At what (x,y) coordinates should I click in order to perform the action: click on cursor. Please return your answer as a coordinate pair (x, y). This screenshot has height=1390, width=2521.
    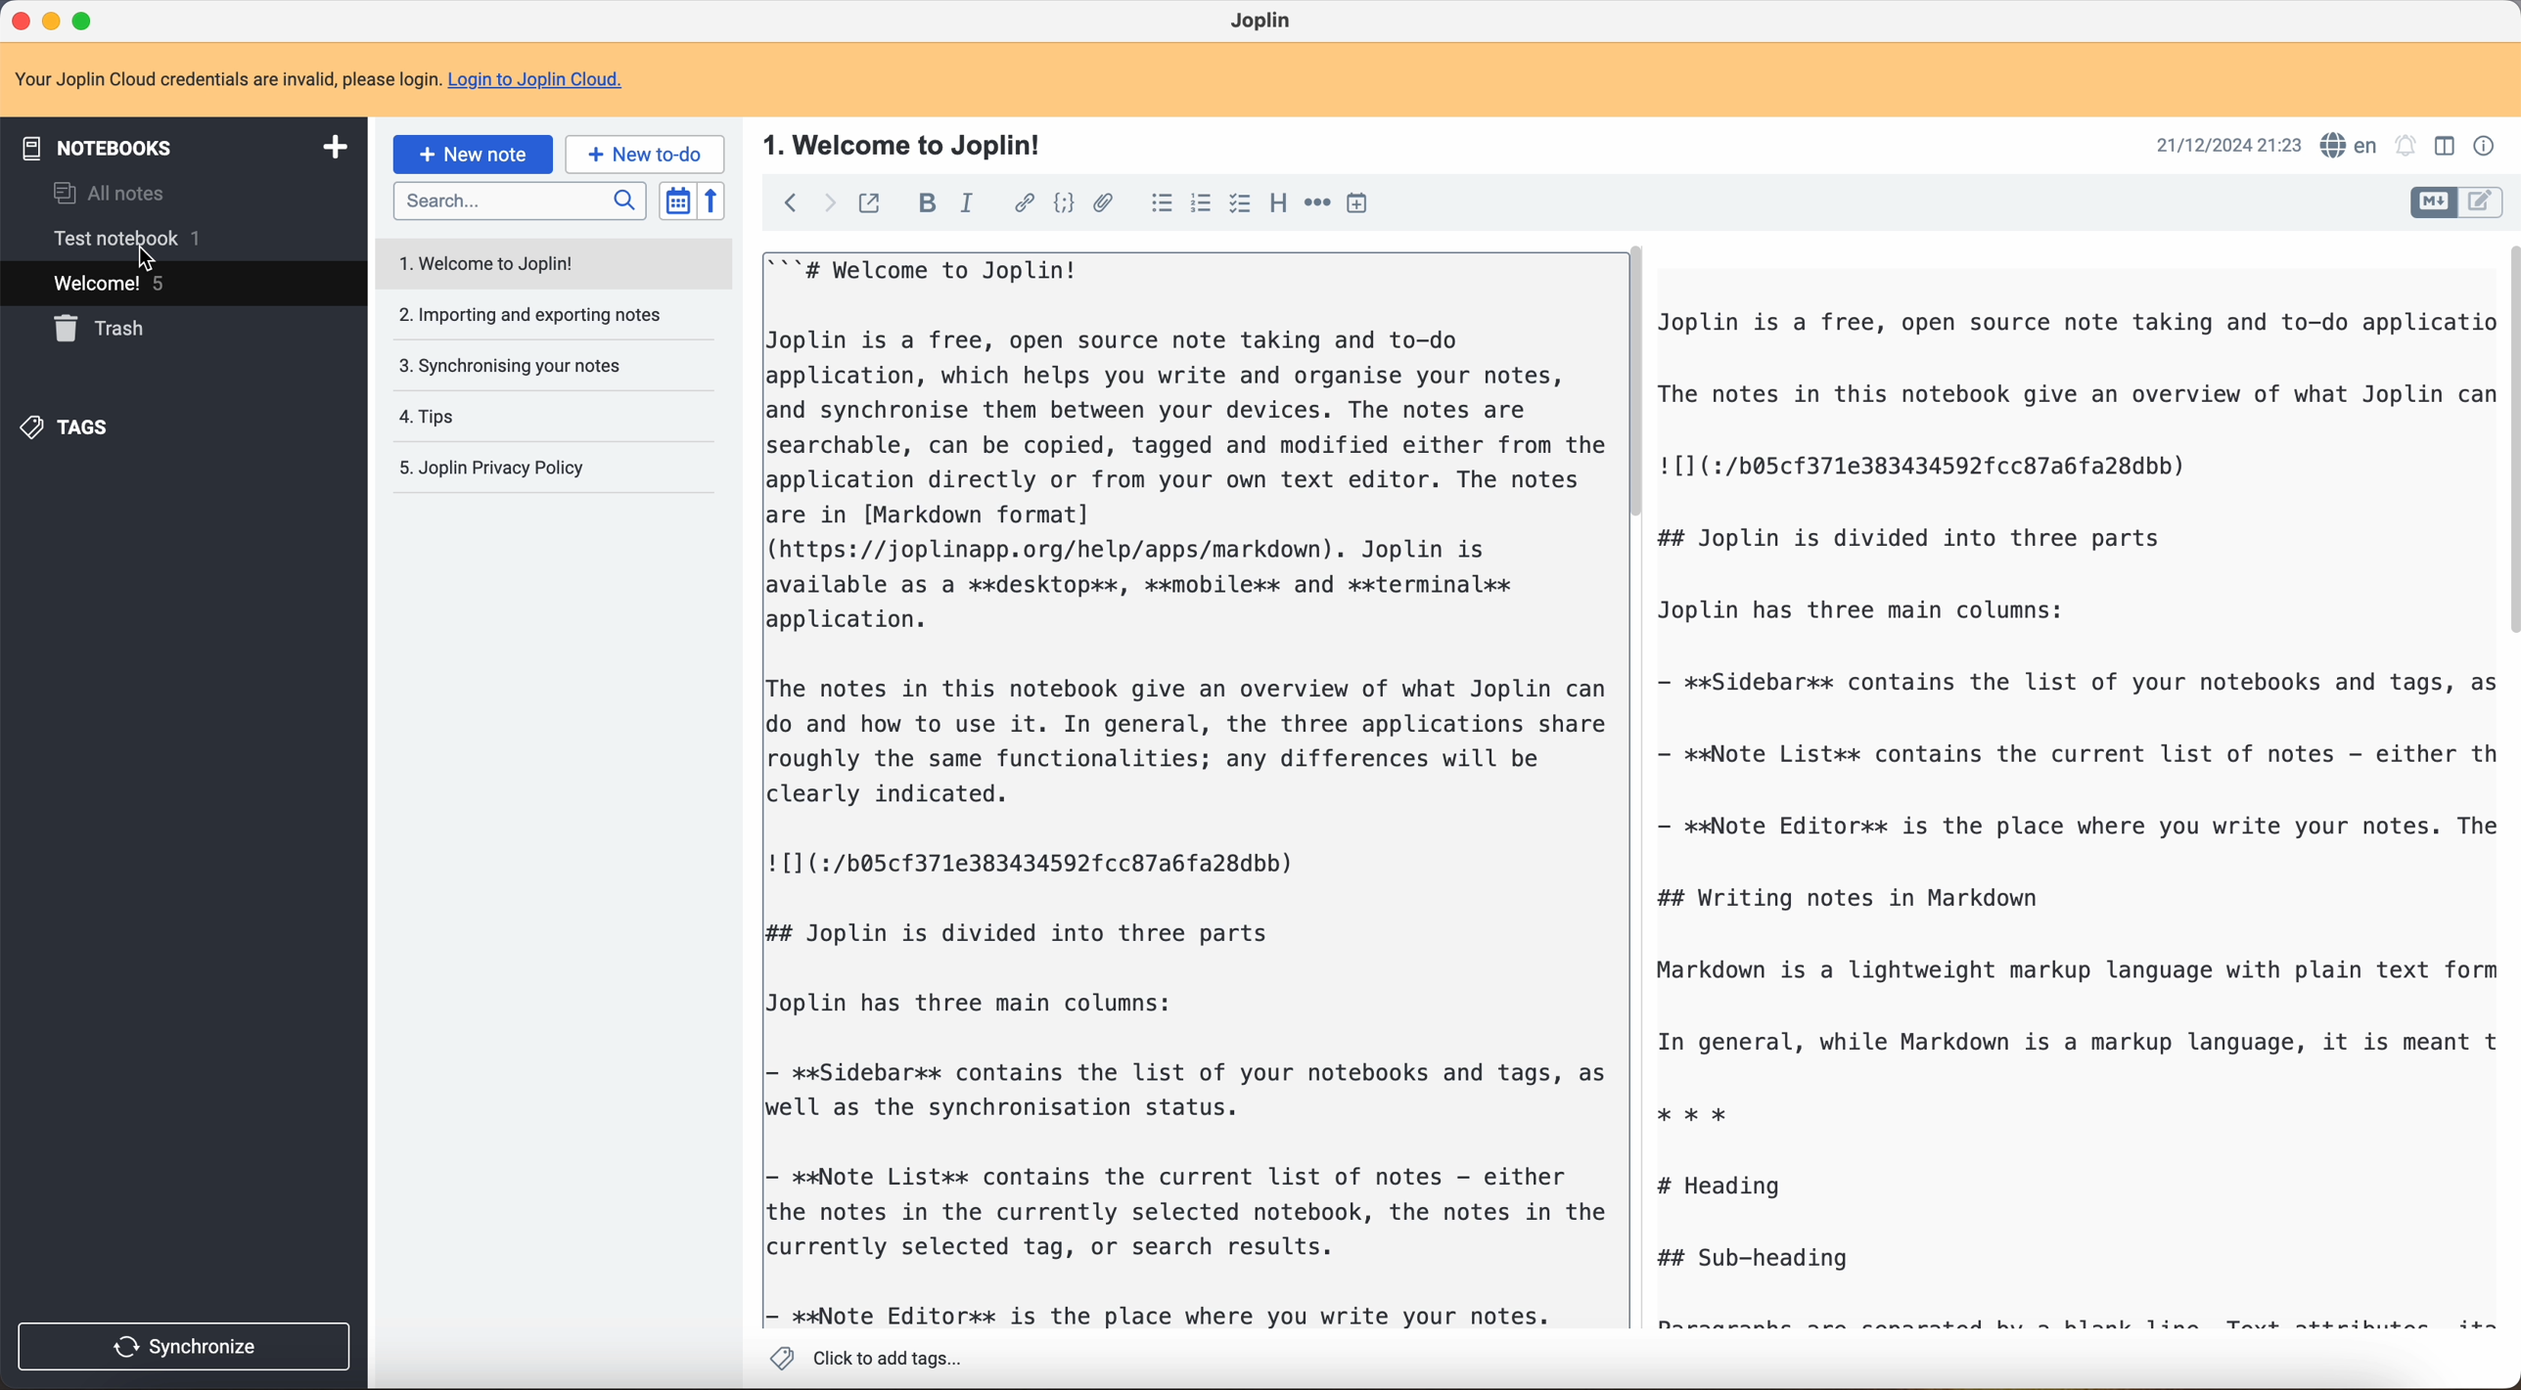
    Looking at the image, I should click on (147, 260).